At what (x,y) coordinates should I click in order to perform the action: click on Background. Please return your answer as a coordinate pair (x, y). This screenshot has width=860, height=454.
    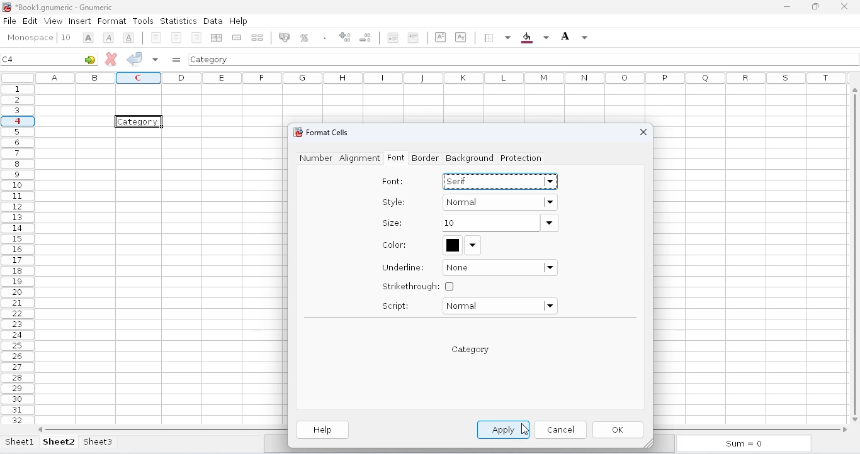
    Looking at the image, I should click on (468, 159).